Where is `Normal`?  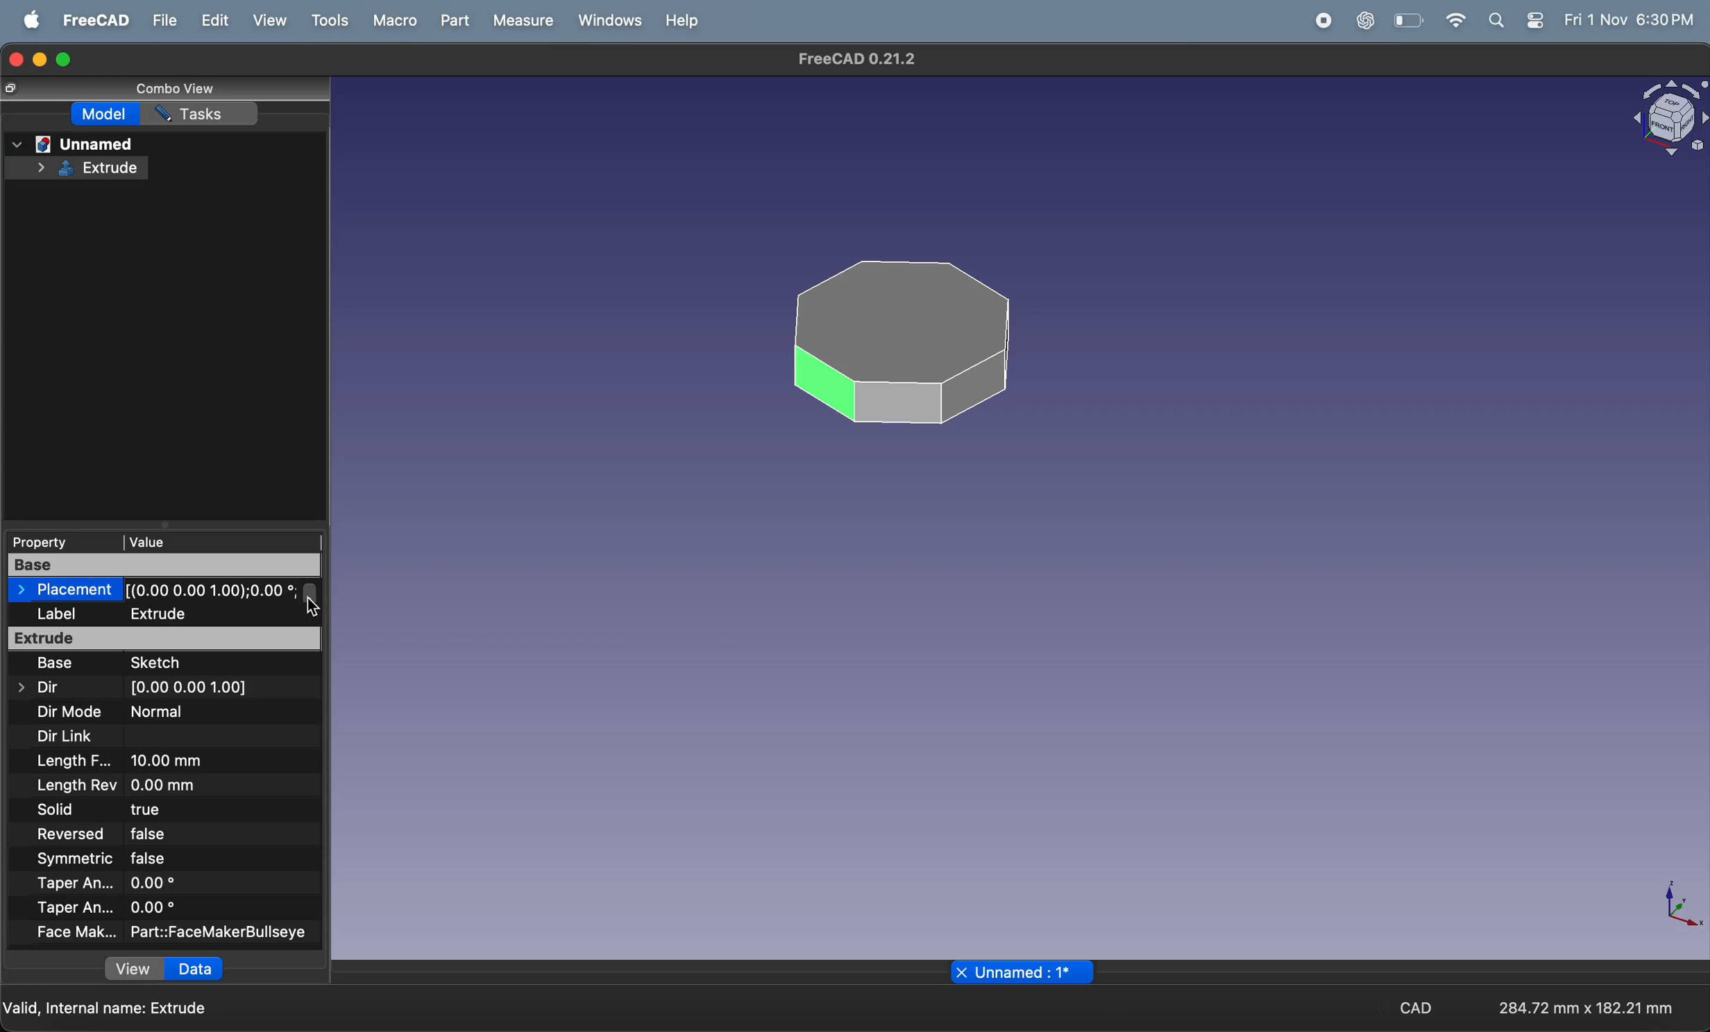
Normal is located at coordinates (159, 712).